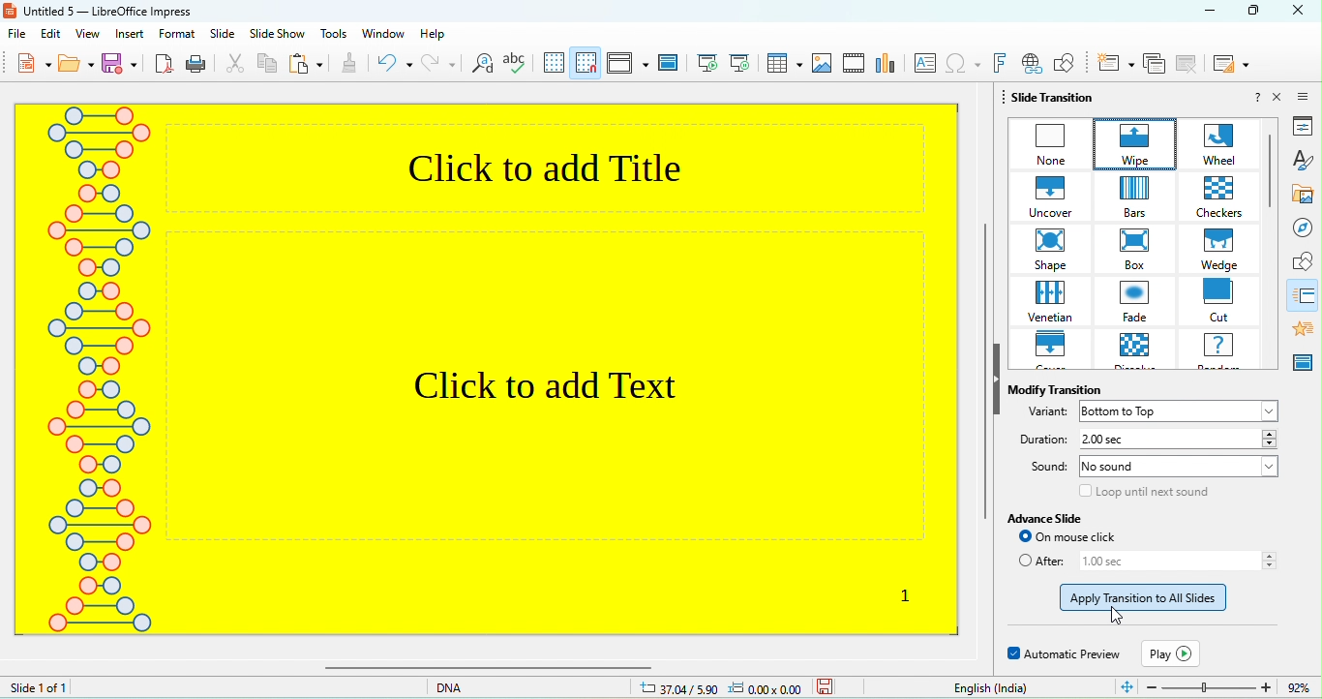 Image resolution: width=1322 pixels, height=699 pixels. Describe the element at coordinates (1110, 66) in the screenshot. I see `new slide` at that location.